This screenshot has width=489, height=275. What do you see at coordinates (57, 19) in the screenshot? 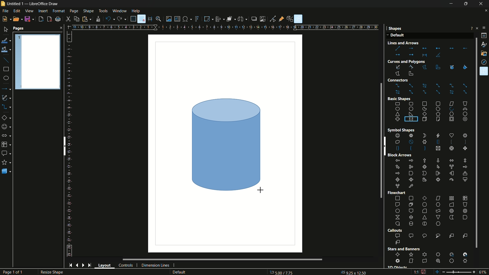
I see `print` at bounding box center [57, 19].